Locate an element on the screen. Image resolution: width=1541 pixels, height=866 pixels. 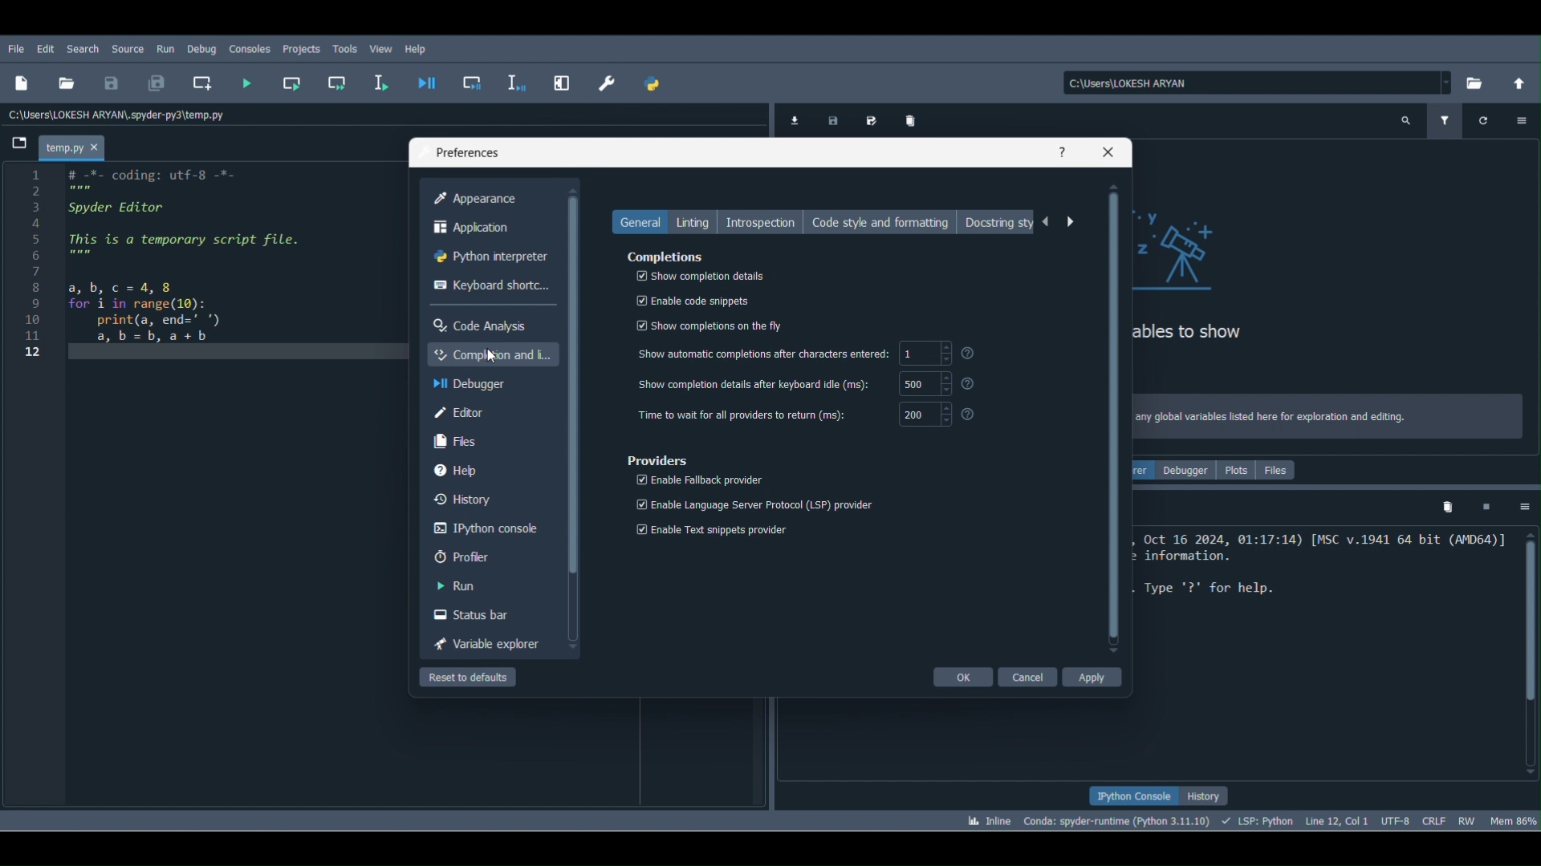
Plots is located at coordinates (1238, 470).